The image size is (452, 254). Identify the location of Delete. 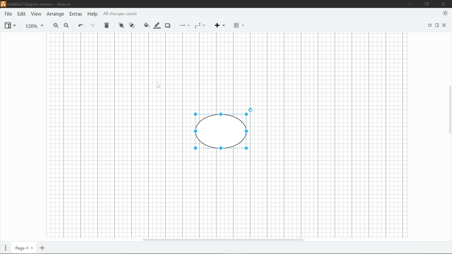
(106, 25).